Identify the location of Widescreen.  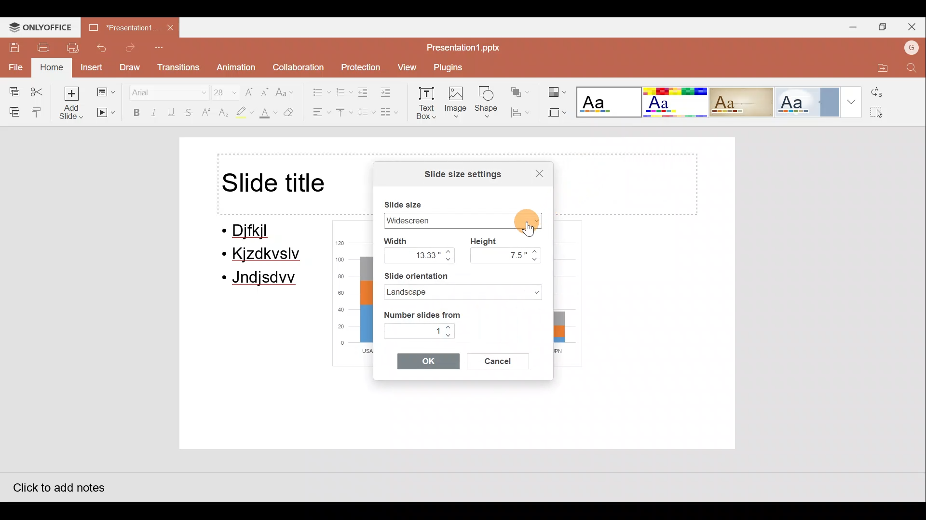
(432, 220).